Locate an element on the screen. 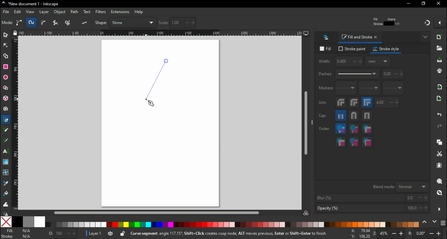 The height and width of the screenshot is (239, 447). 3D box tool is located at coordinates (6, 99).